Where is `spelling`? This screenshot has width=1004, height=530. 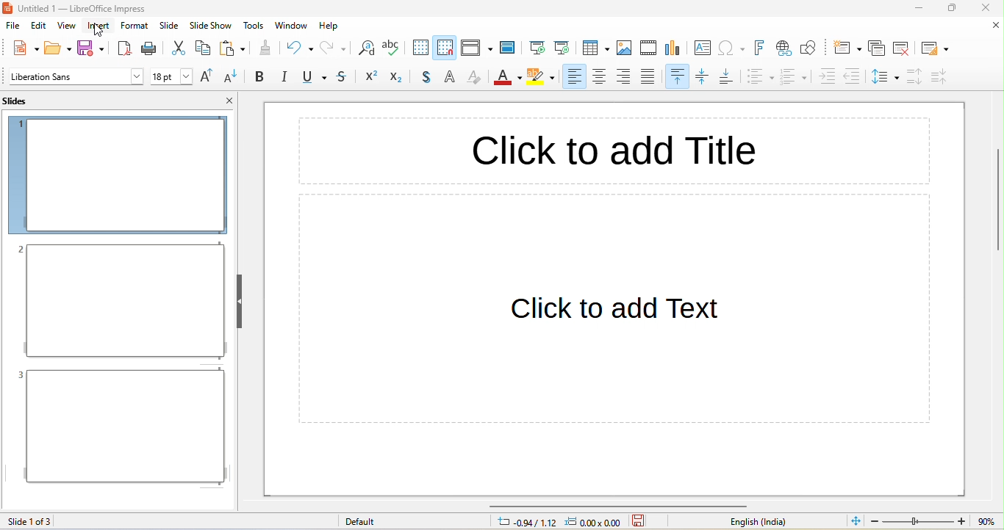 spelling is located at coordinates (392, 49).